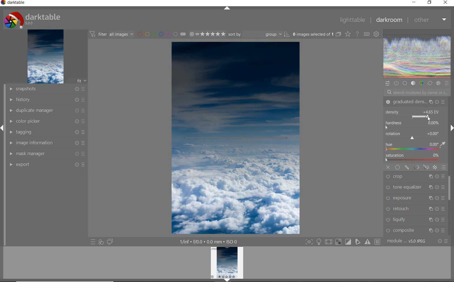 The width and height of the screenshot is (454, 282). What do you see at coordinates (357, 34) in the screenshot?
I see `ENABLE FOR ONLINE HELP` at bounding box center [357, 34].